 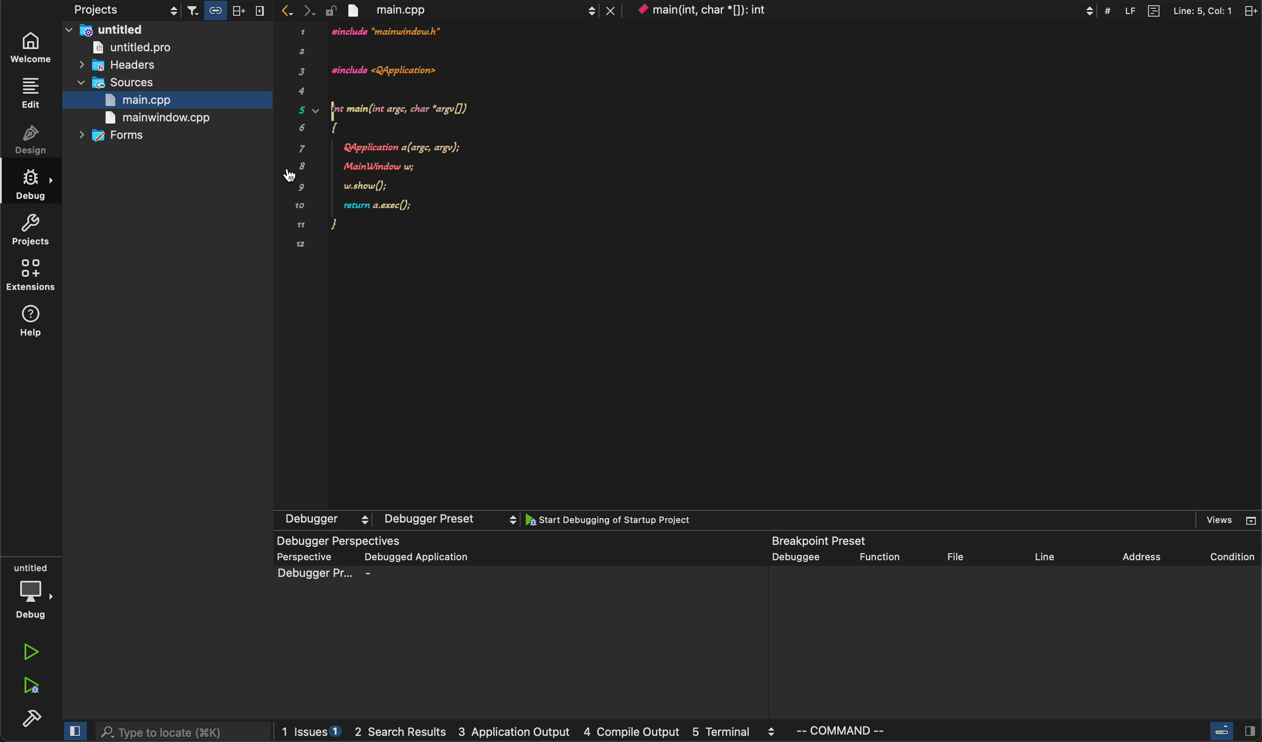 What do you see at coordinates (32, 141) in the screenshot?
I see `design` at bounding box center [32, 141].